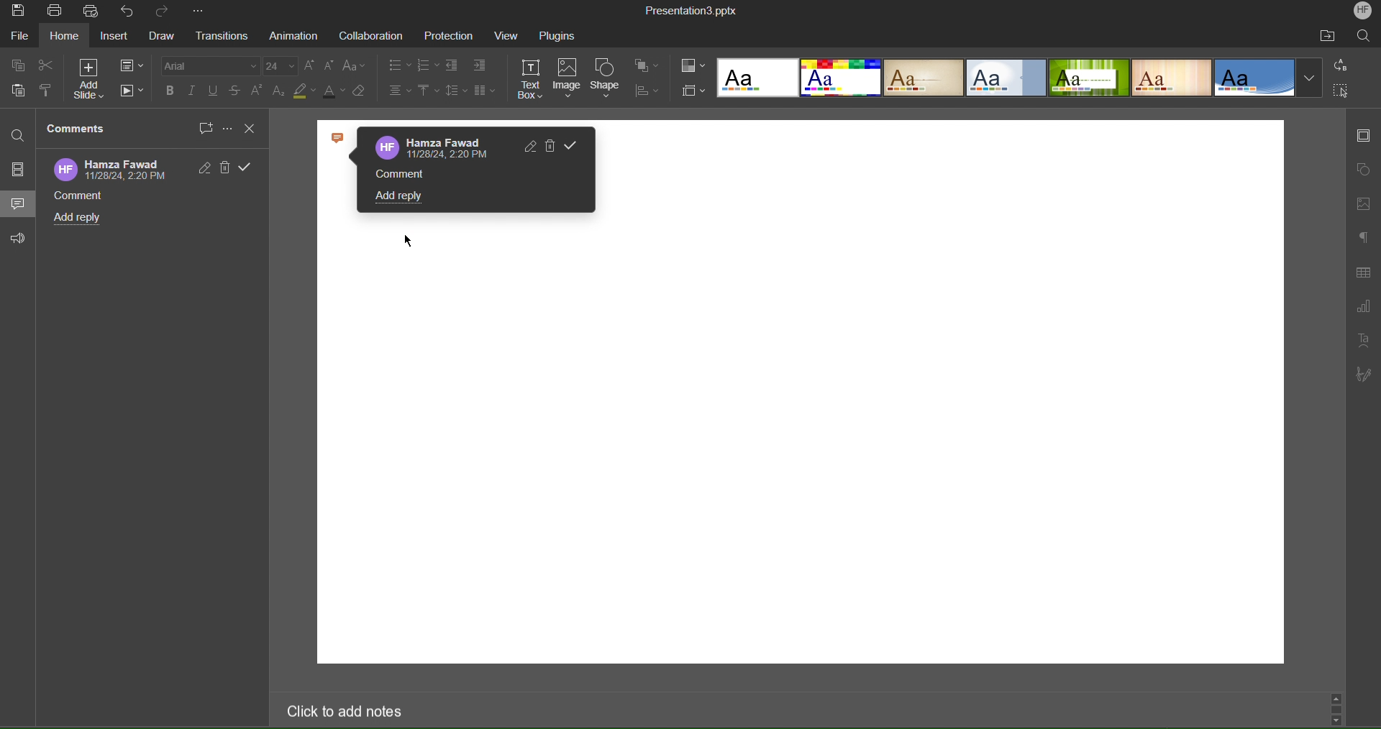  Describe the element at coordinates (204, 128) in the screenshot. I see `New Comment` at that location.